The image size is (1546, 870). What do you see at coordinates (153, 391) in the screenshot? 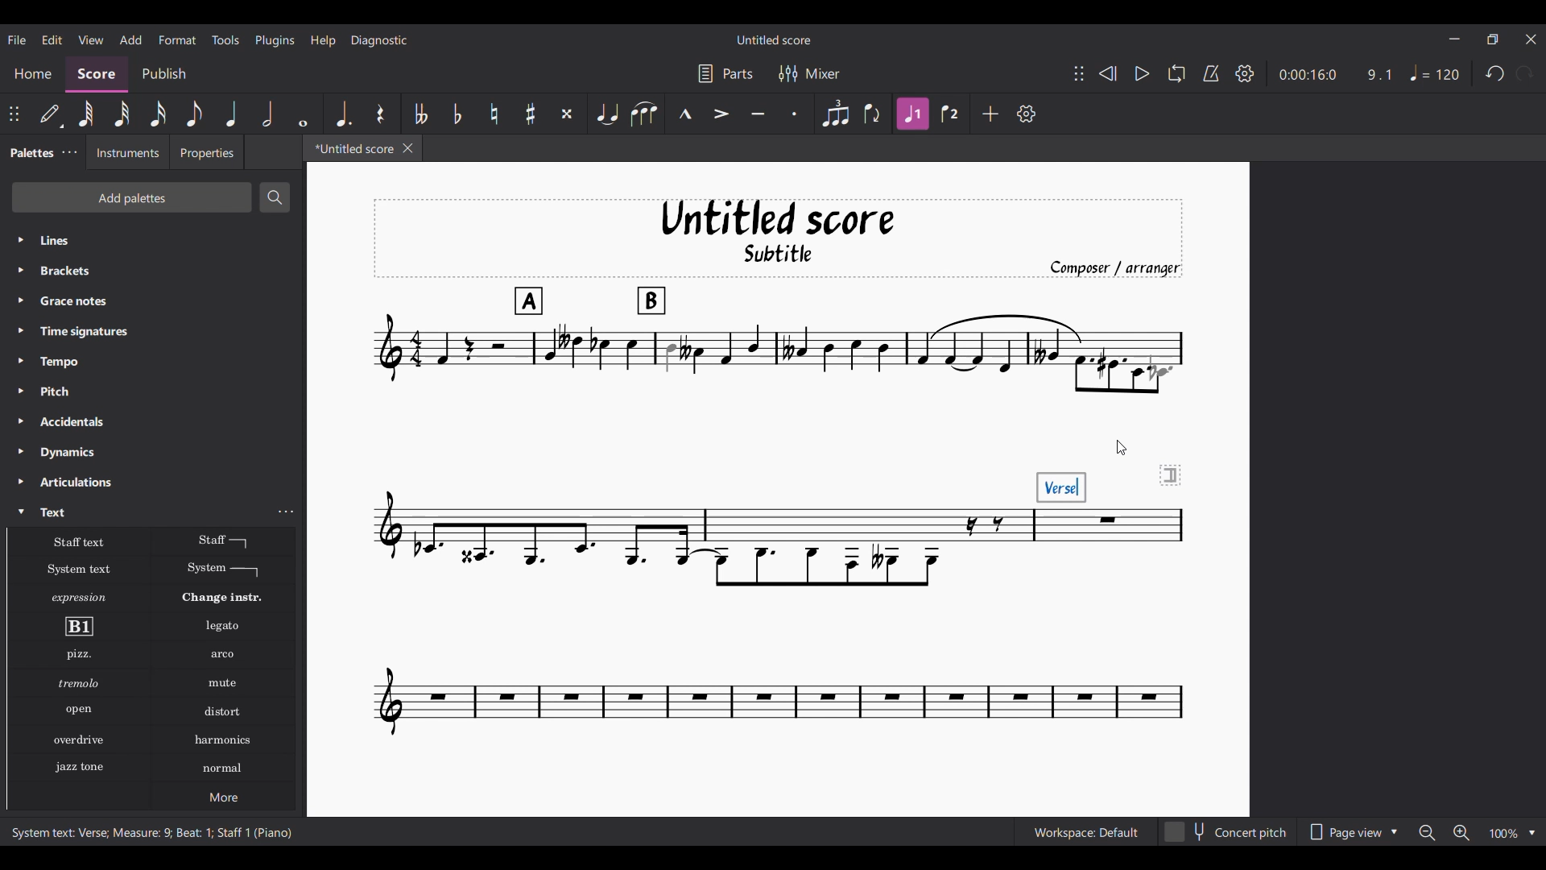
I see `Pitch` at bounding box center [153, 391].